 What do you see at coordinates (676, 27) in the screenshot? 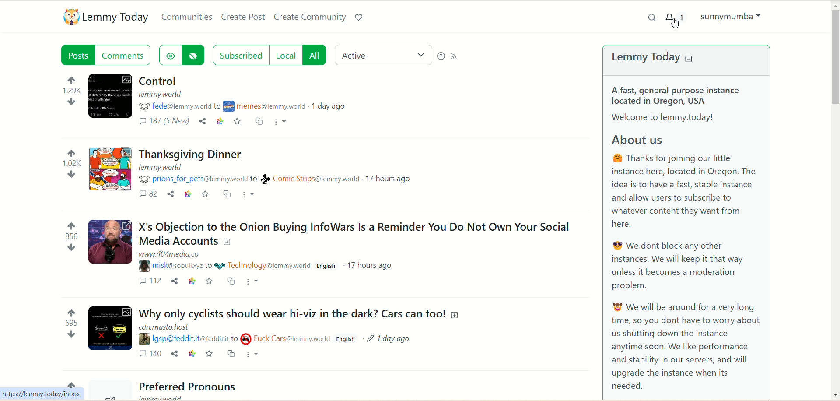
I see `Pointer` at bounding box center [676, 27].